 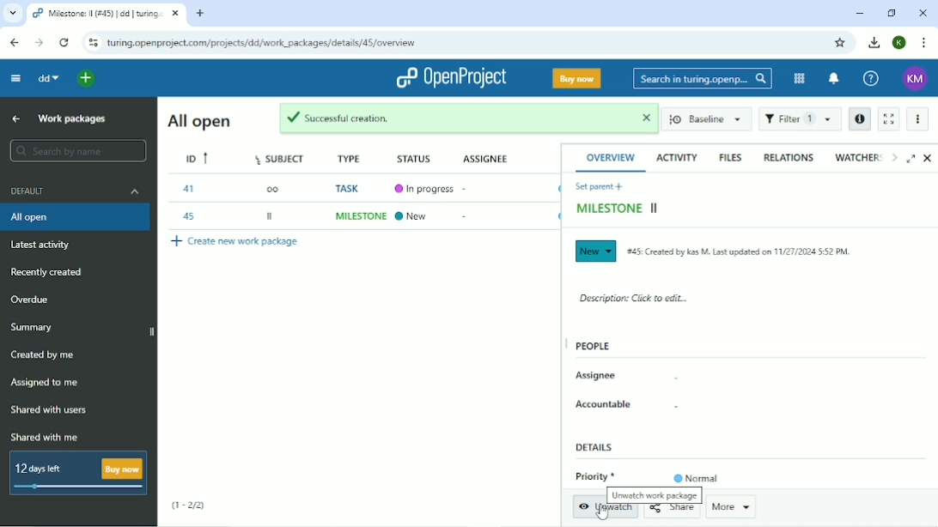 What do you see at coordinates (49, 411) in the screenshot?
I see `Shared with users` at bounding box center [49, 411].